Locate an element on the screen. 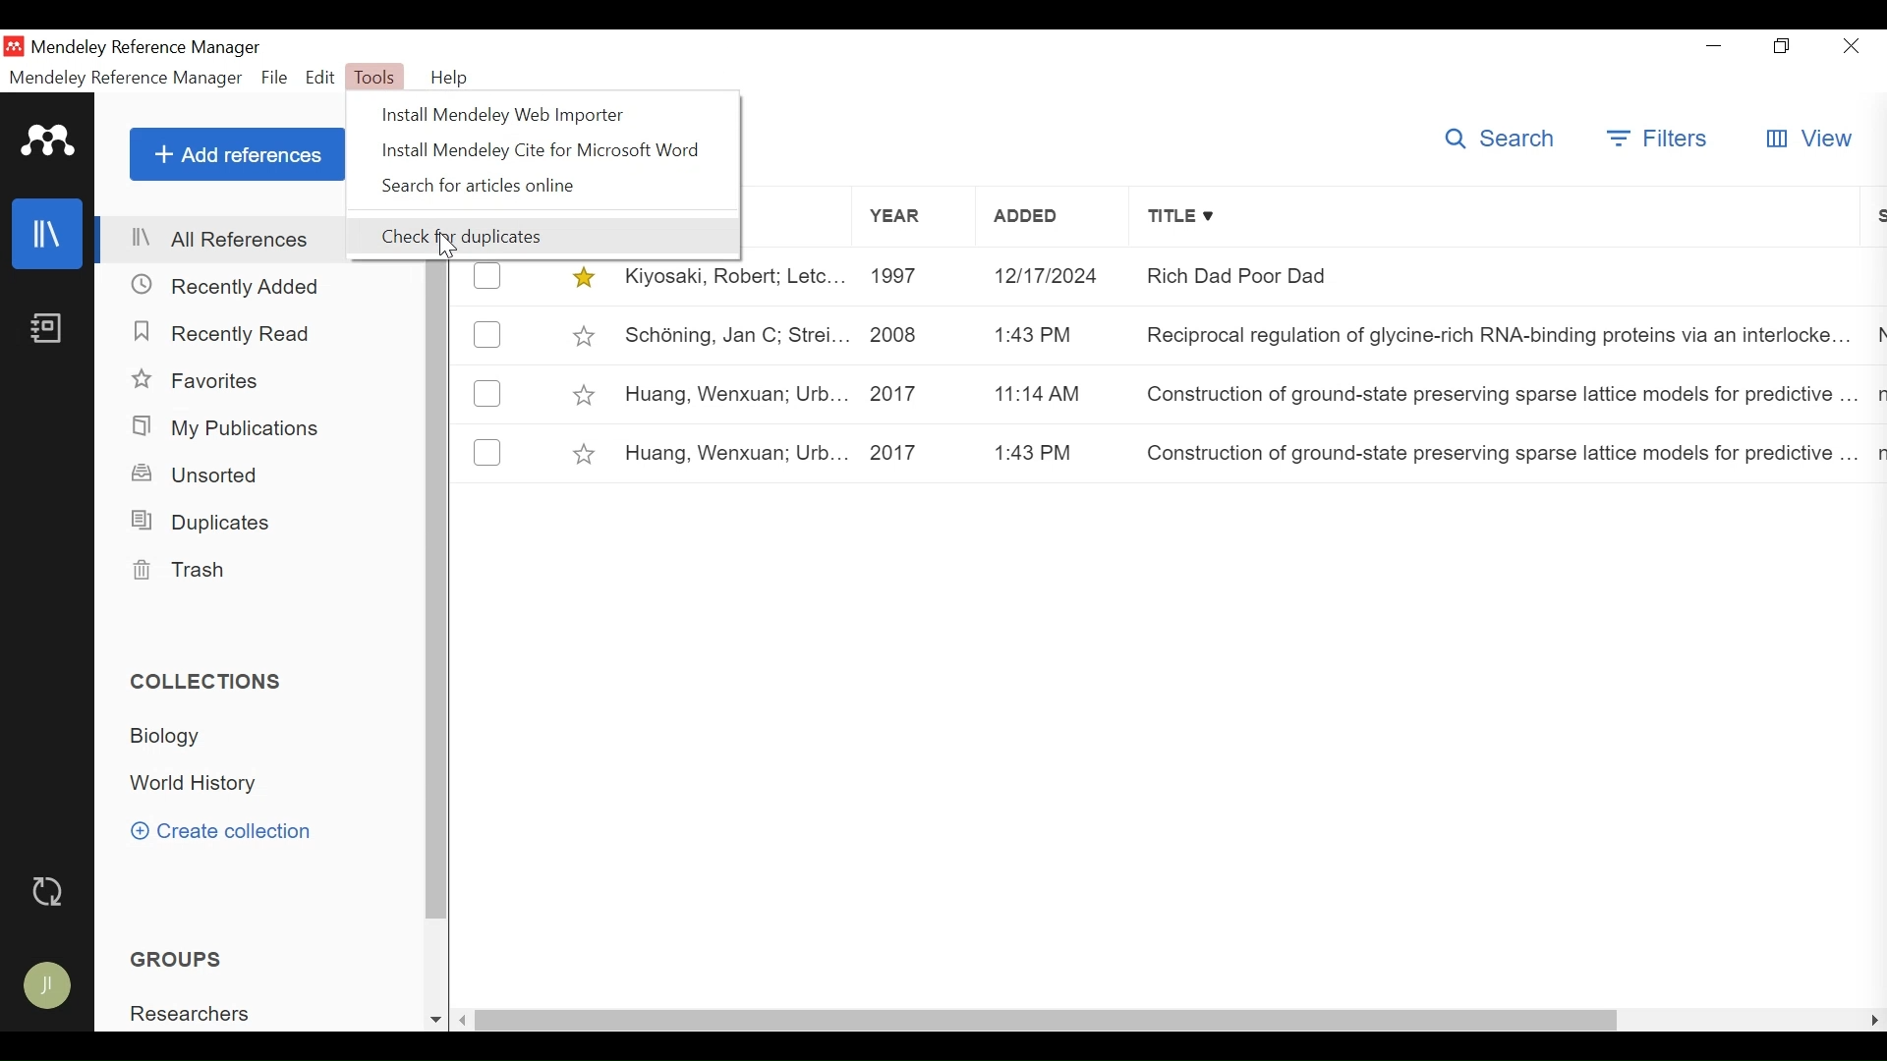 This screenshot has width=1887, height=1061. Recently Read is located at coordinates (227, 332).